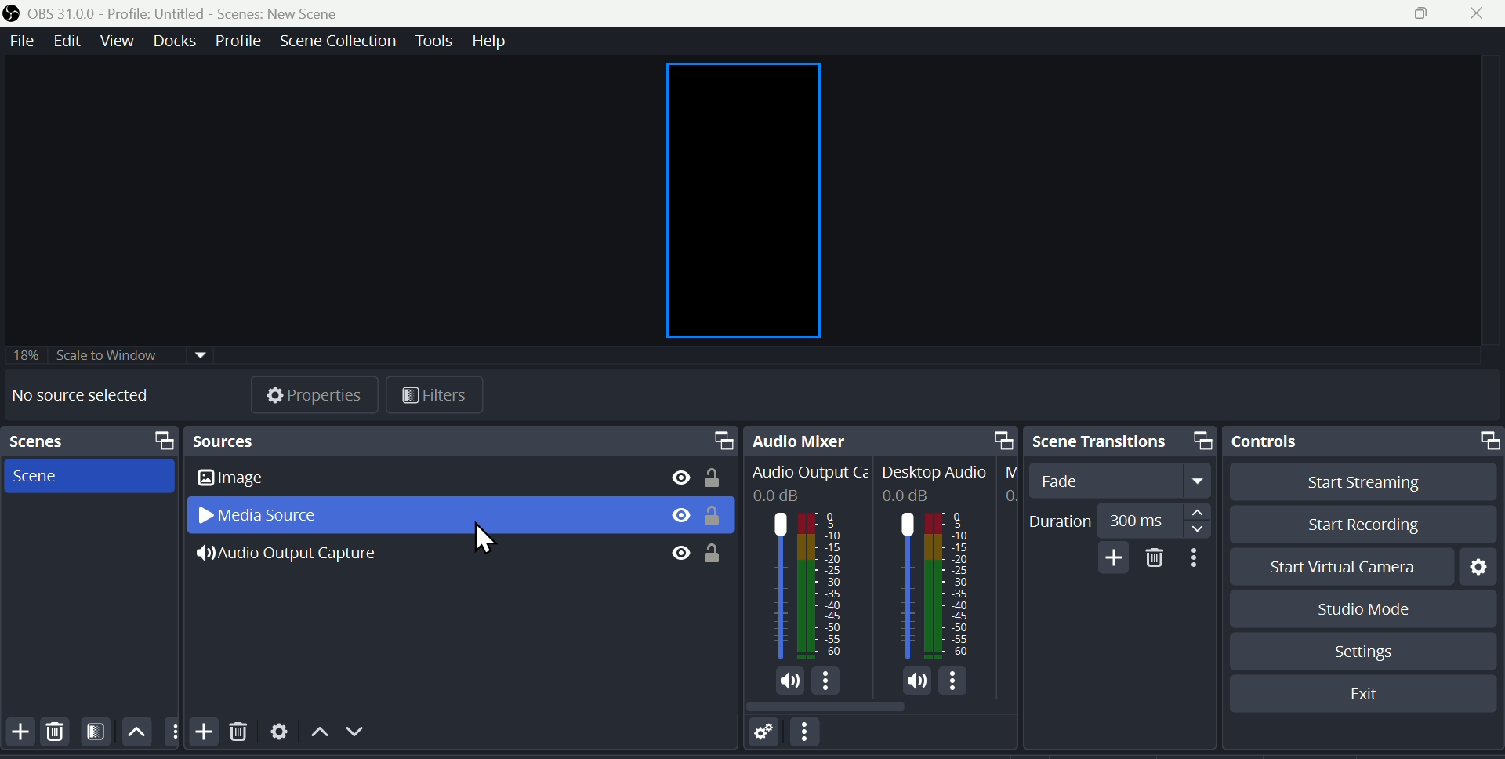 Image resolution: width=1505 pixels, height=759 pixels. Describe the element at coordinates (790, 681) in the screenshot. I see `Sound` at that location.